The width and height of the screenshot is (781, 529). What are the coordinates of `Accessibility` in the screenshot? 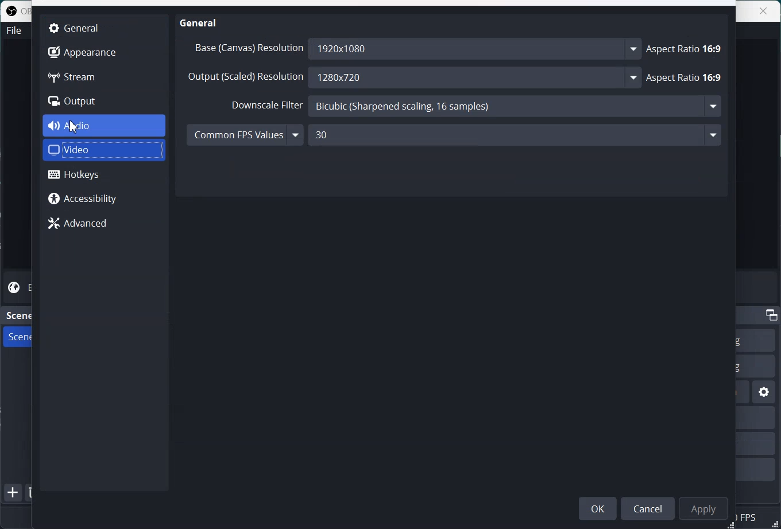 It's located at (103, 197).